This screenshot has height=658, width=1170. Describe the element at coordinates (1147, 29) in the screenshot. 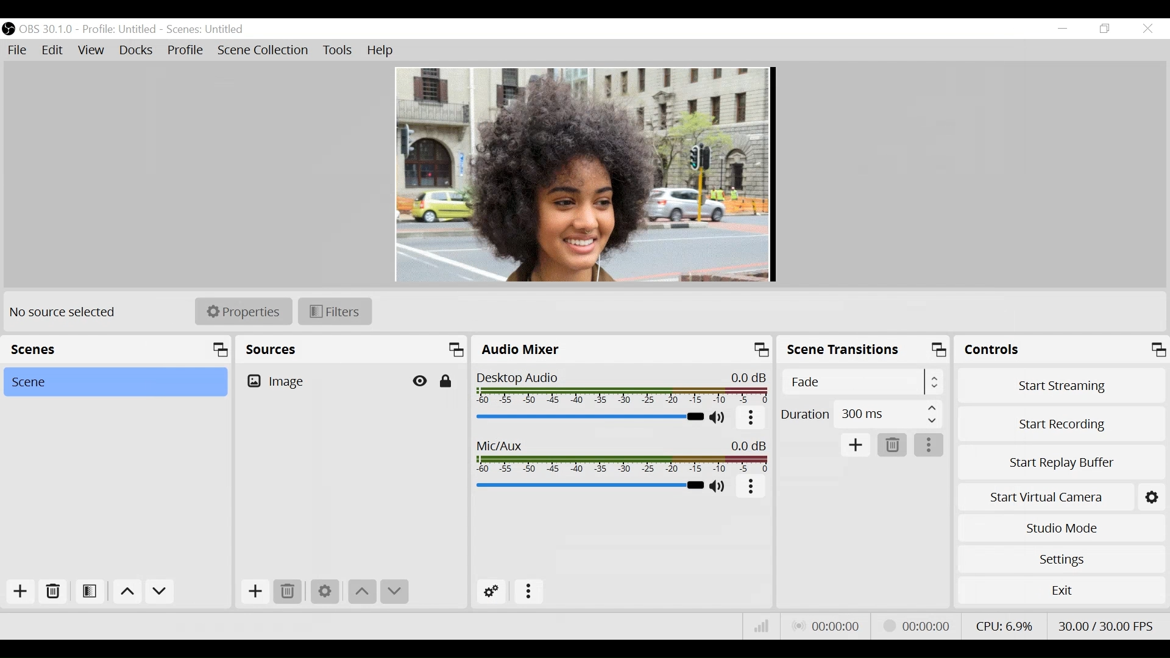

I see `Close` at that location.